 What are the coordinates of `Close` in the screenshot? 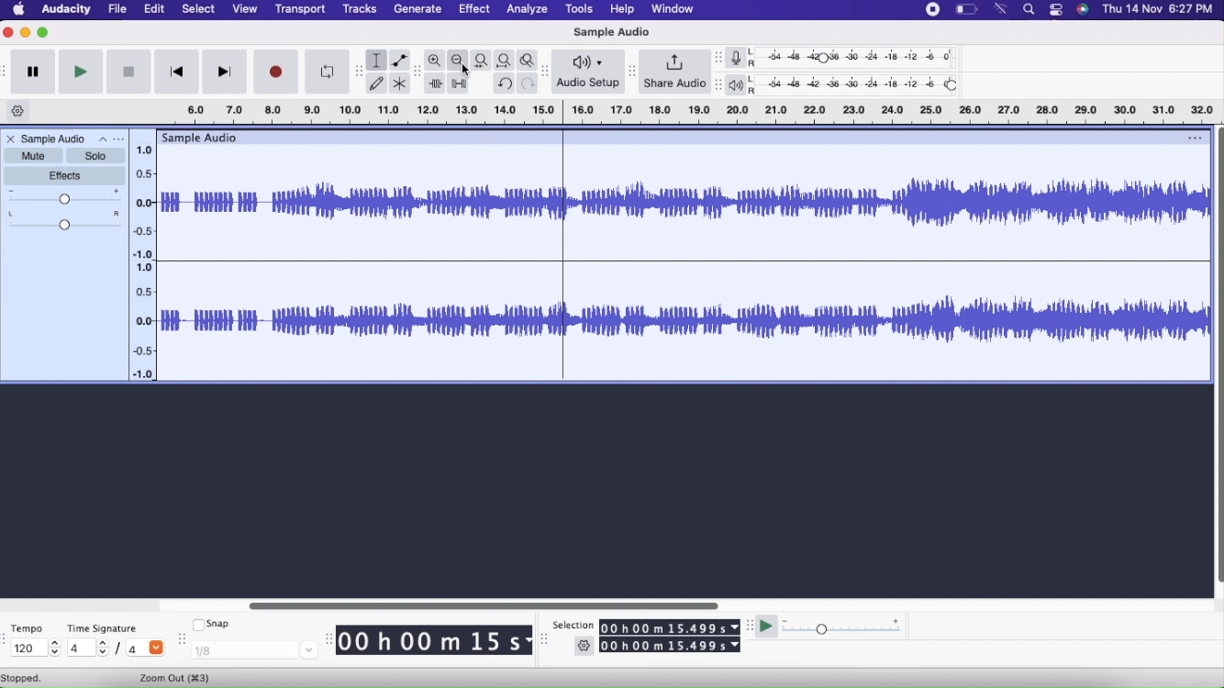 It's located at (10, 139).